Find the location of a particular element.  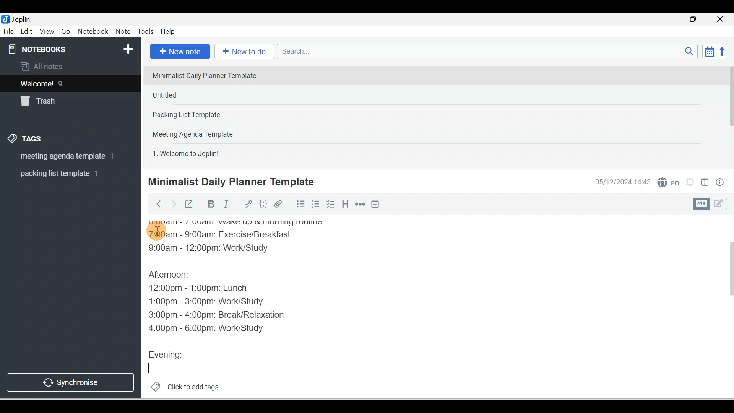

Synchronise is located at coordinates (70, 381).